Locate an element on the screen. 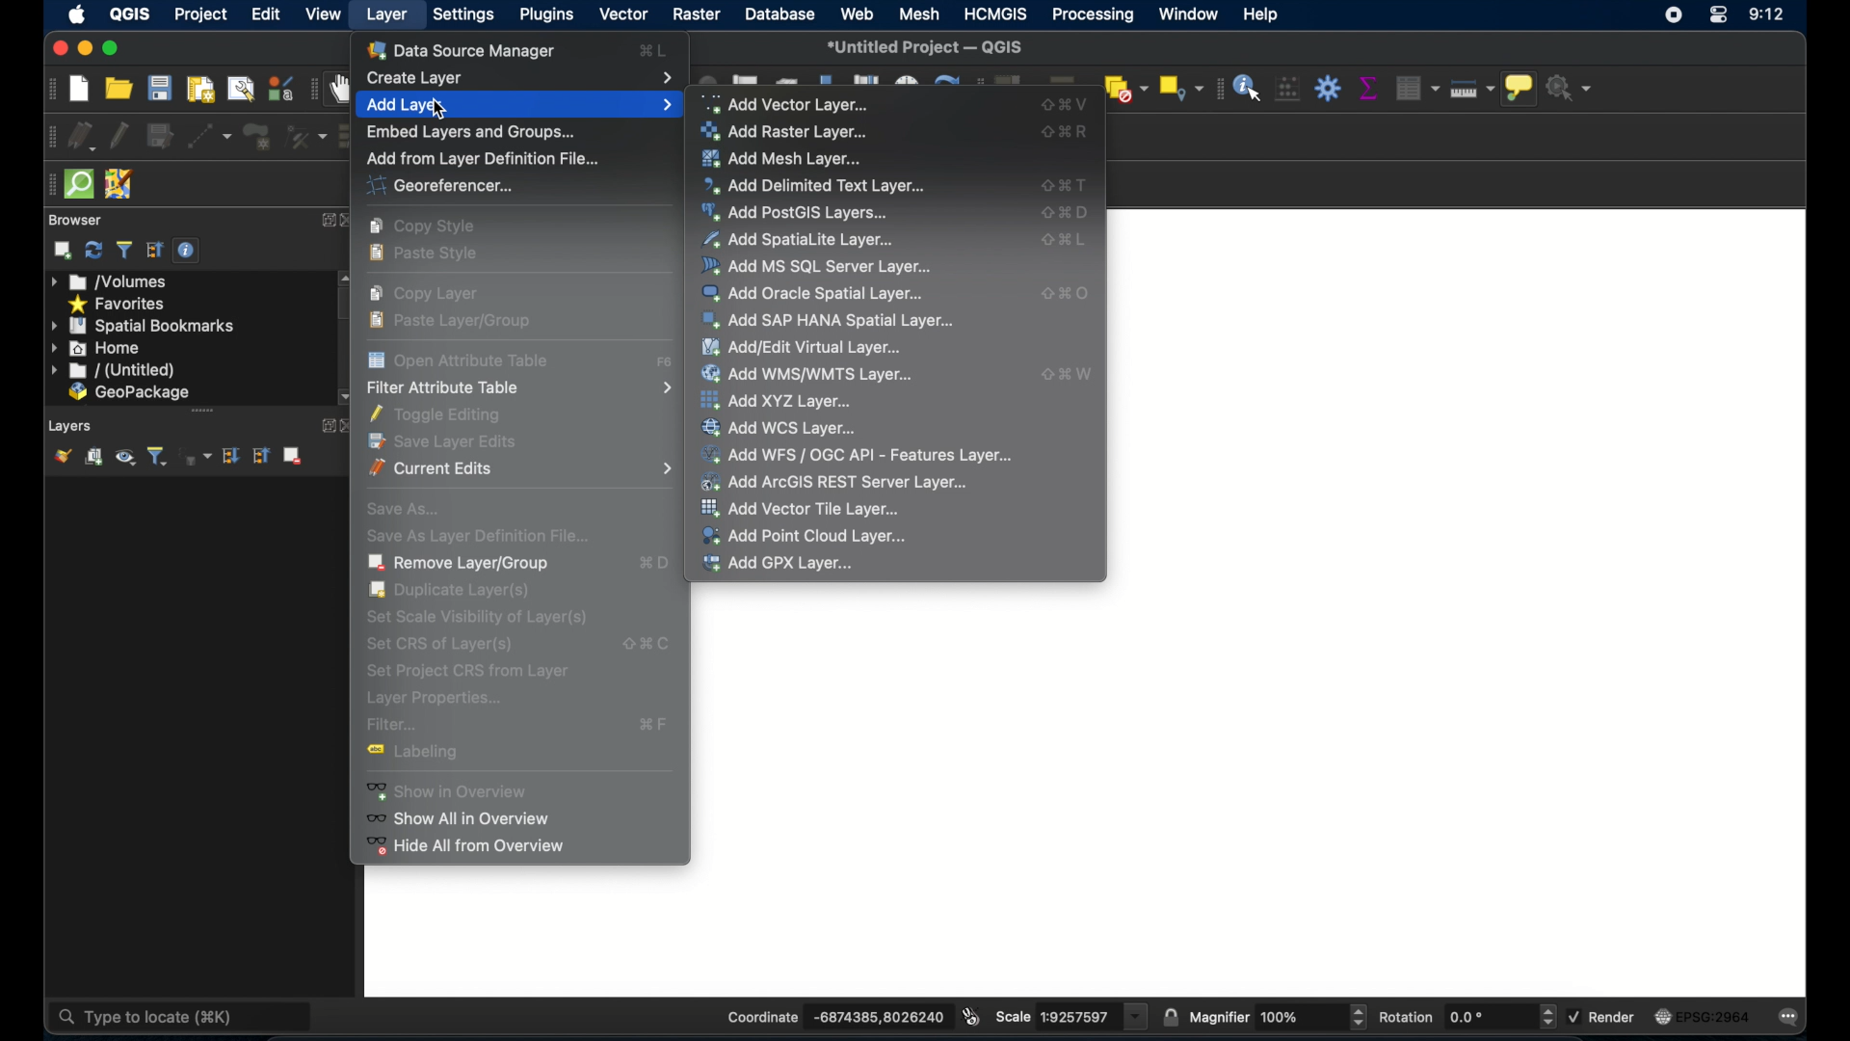 Image resolution: width=1850 pixels, height=1041 pixels. *Untitled Project - QGIS is located at coordinates (928, 45).